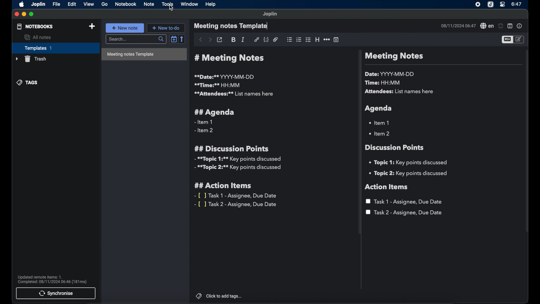 The height and width of the screenshot is (304, 540). What do you see at coordinates (243, 39) in the screenshot?
I see `italic` at bounding box center [243, 39].